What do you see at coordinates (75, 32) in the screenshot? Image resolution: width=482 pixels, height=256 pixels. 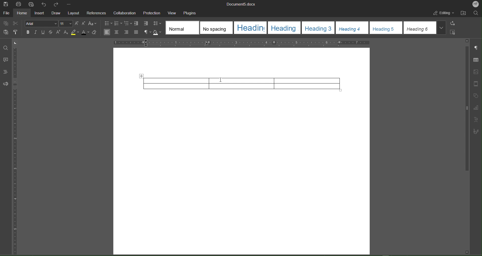 I see `Highlight` at bounding box center [75, 32].